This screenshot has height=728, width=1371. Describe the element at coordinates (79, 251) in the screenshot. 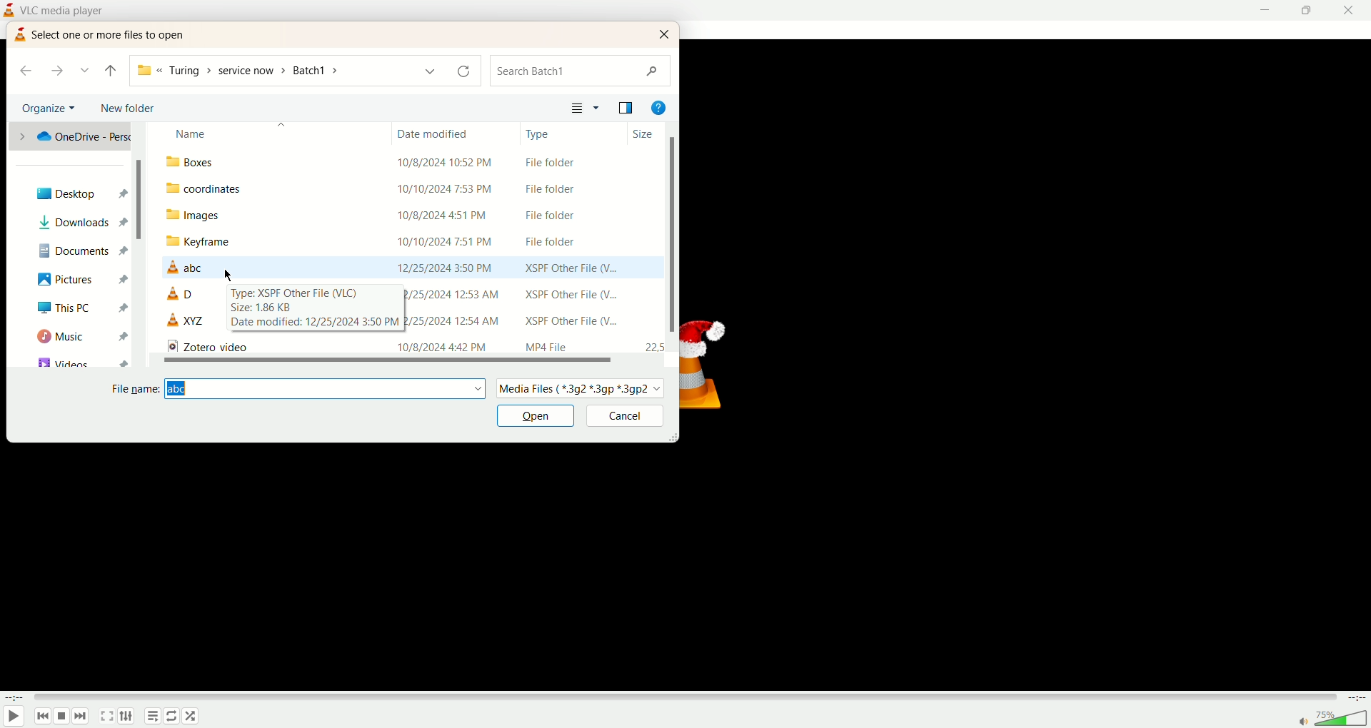

I see `documents` at that location.